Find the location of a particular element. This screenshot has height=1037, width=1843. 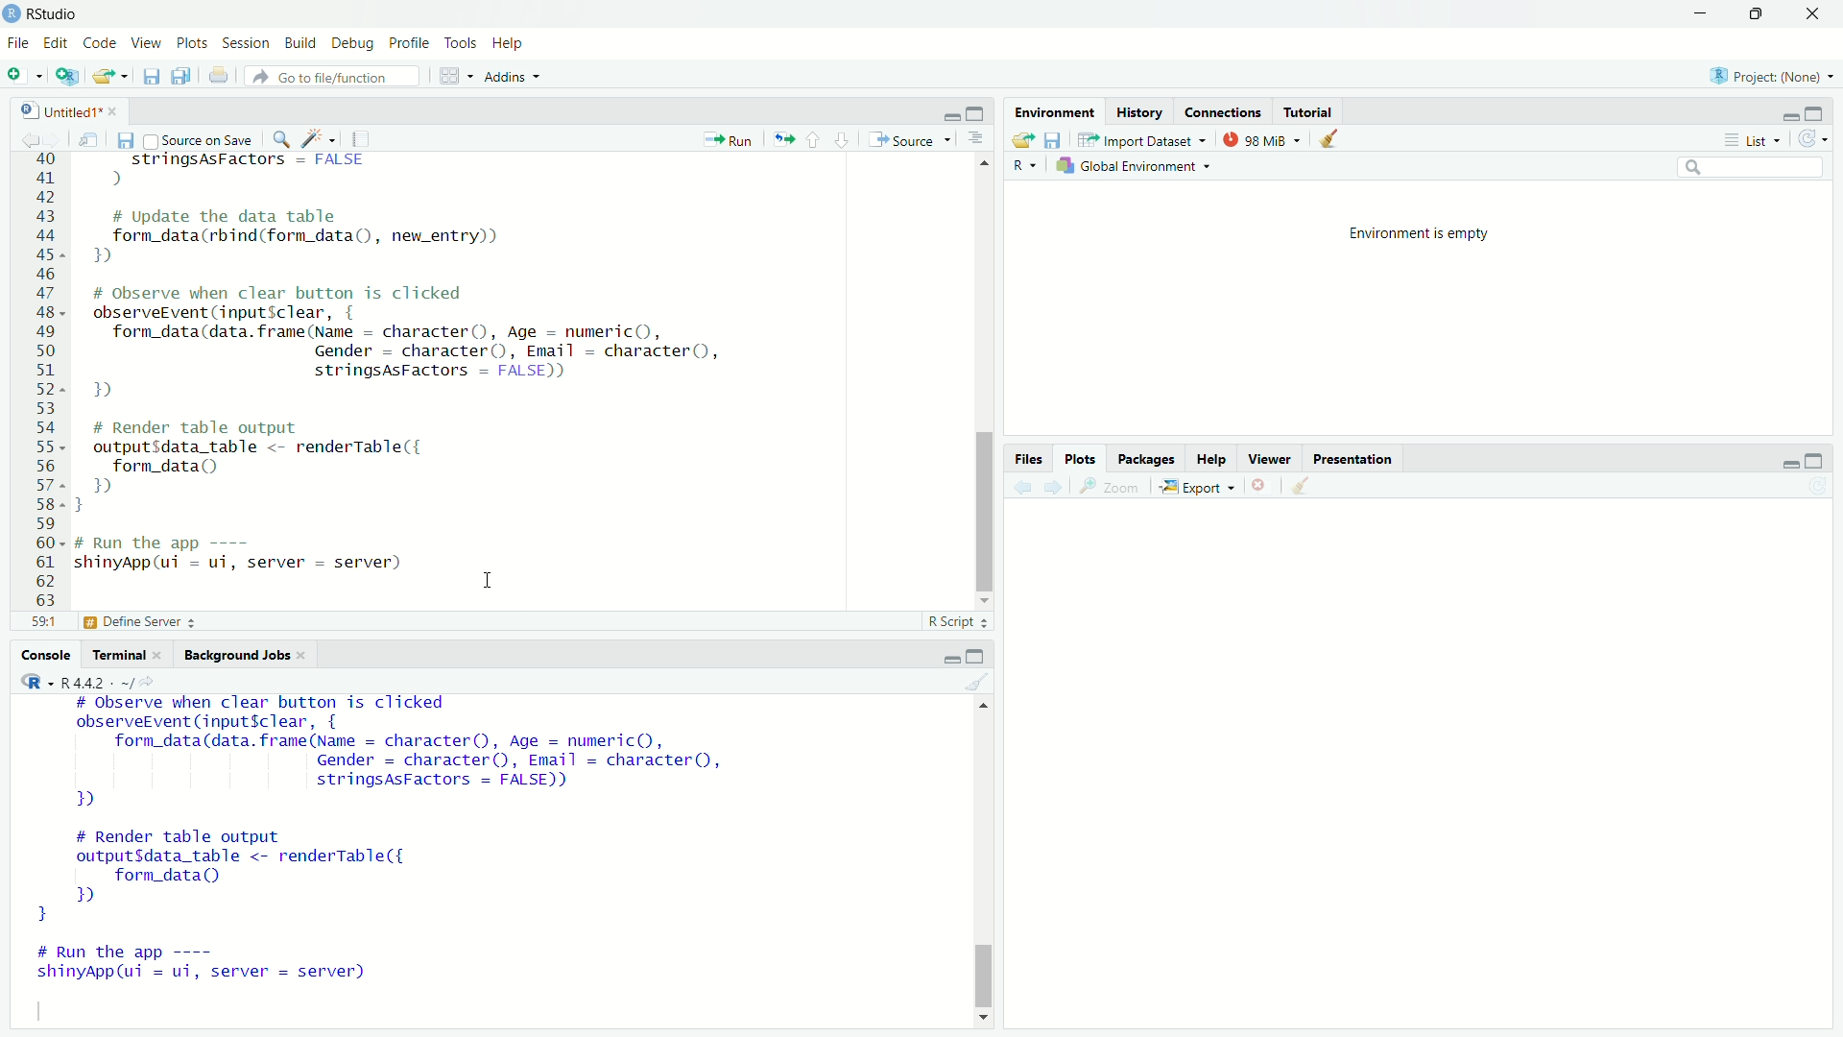

clear console is located at coordinates (981, 681).